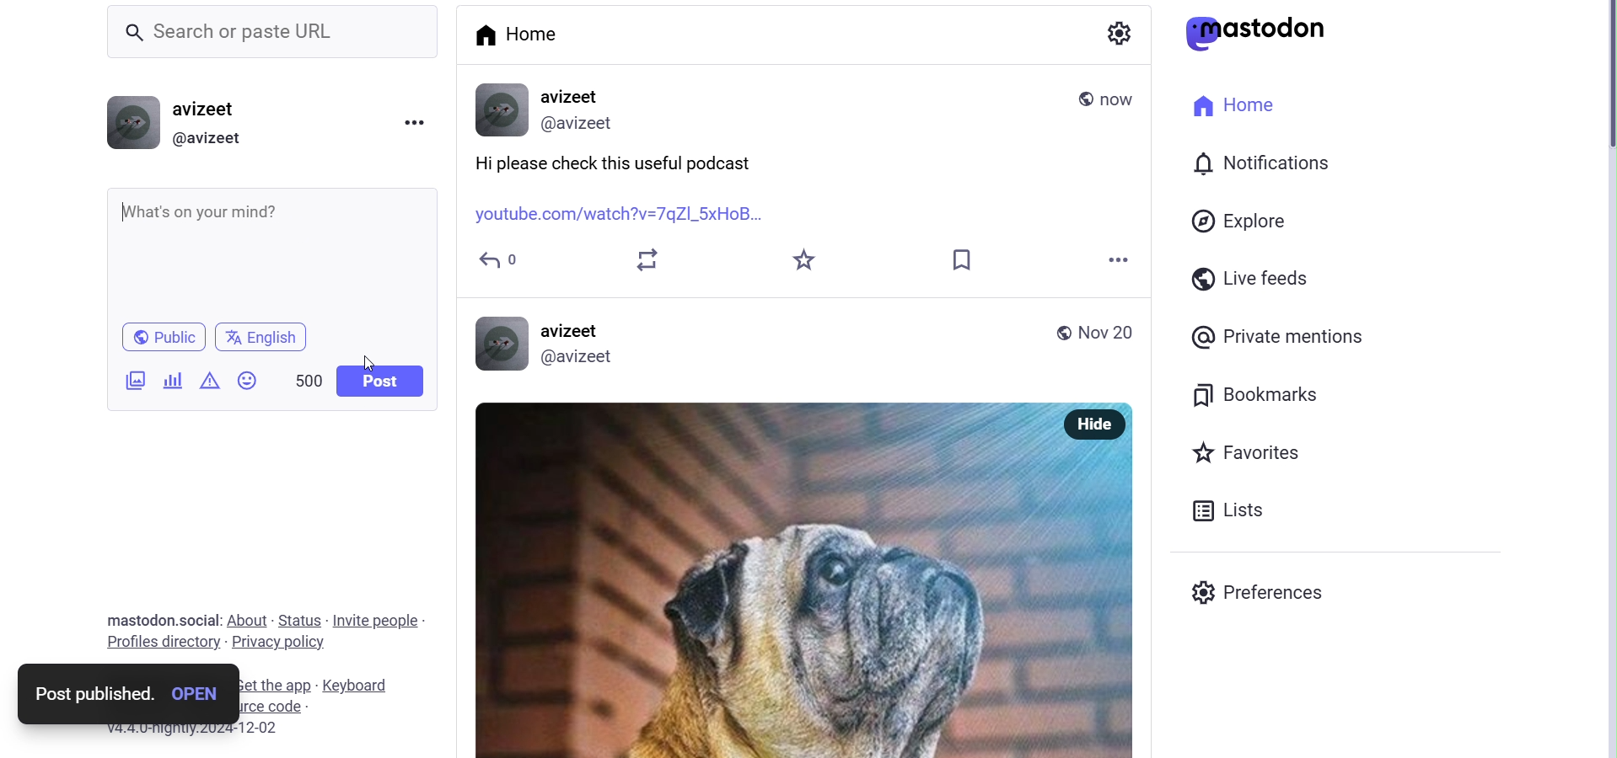 Image resolution: width=1617 pixels, height=758 pixels. What do you see at coordinates (208, 380) in the screenshot?
I see `content warning` at bounding box center [208, 380].